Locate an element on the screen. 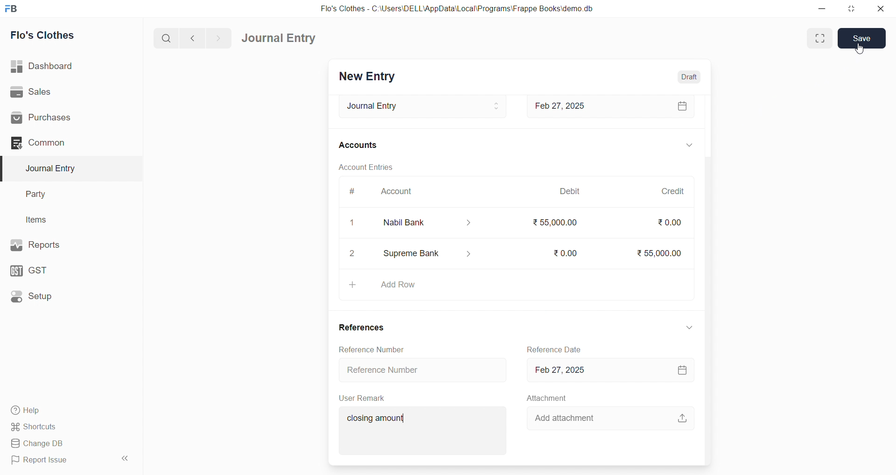 Image resolution: width=896 pixels, height=475 pixels. closing amount is located at coordinates (377, 416).